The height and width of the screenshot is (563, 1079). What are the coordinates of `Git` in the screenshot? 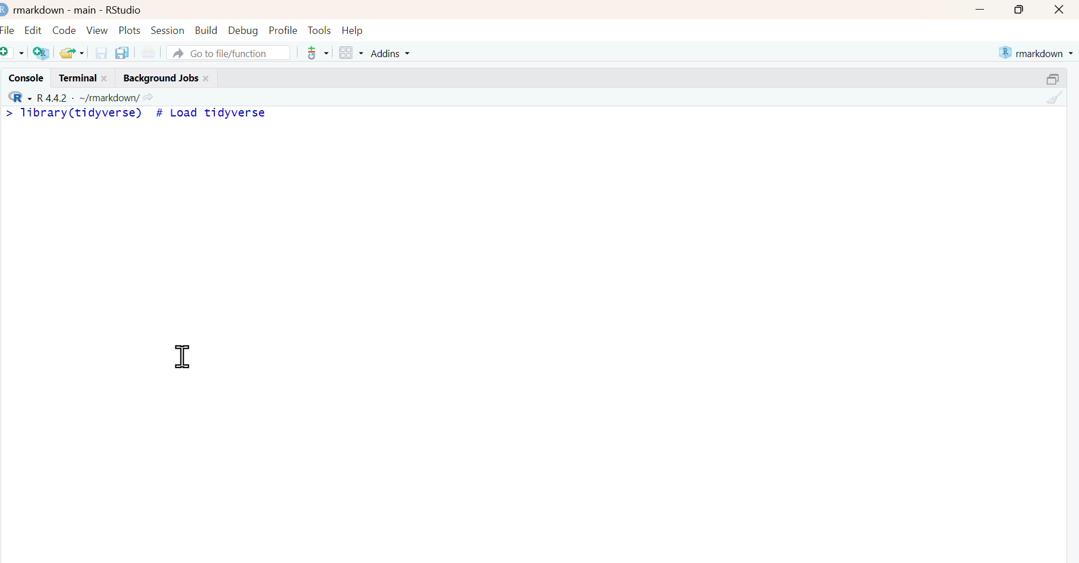 It's located at (317, 54).